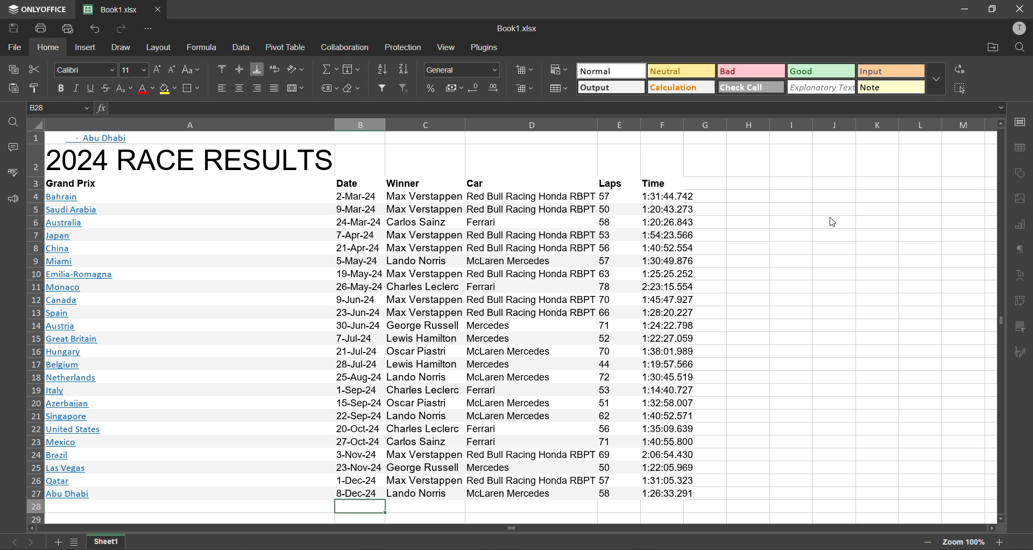 The height and width of the screenshot is (550, 1033). Describe the element at coordinates (454, 88) in the screenshot. I see `accounting` at that location.